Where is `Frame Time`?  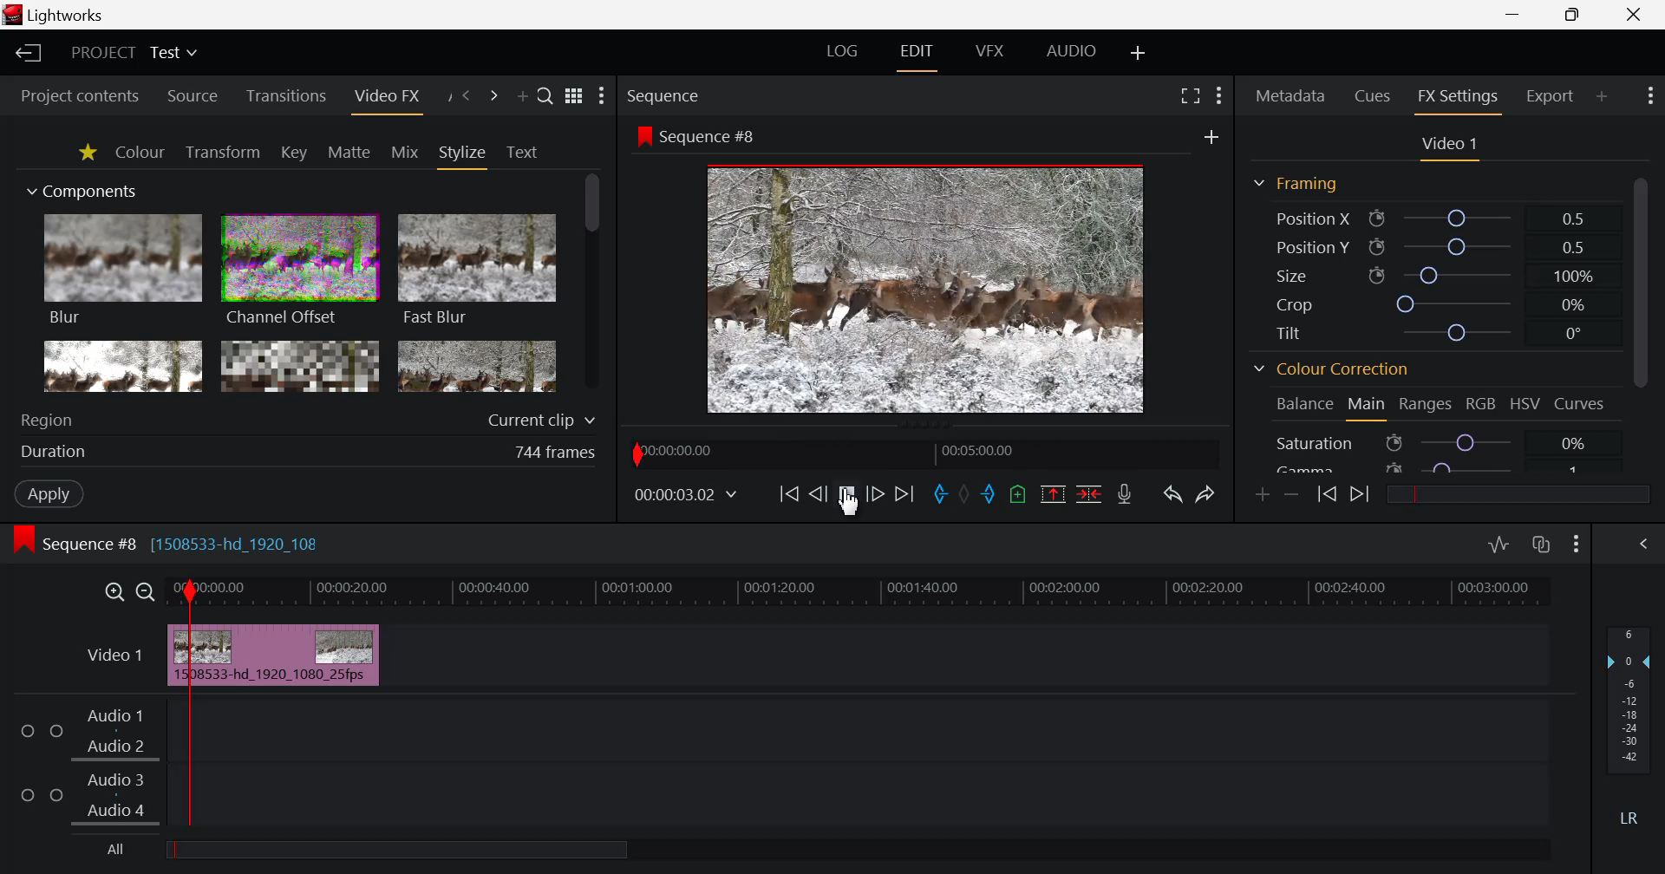 Frame Time is located at coordinates (686, 494).